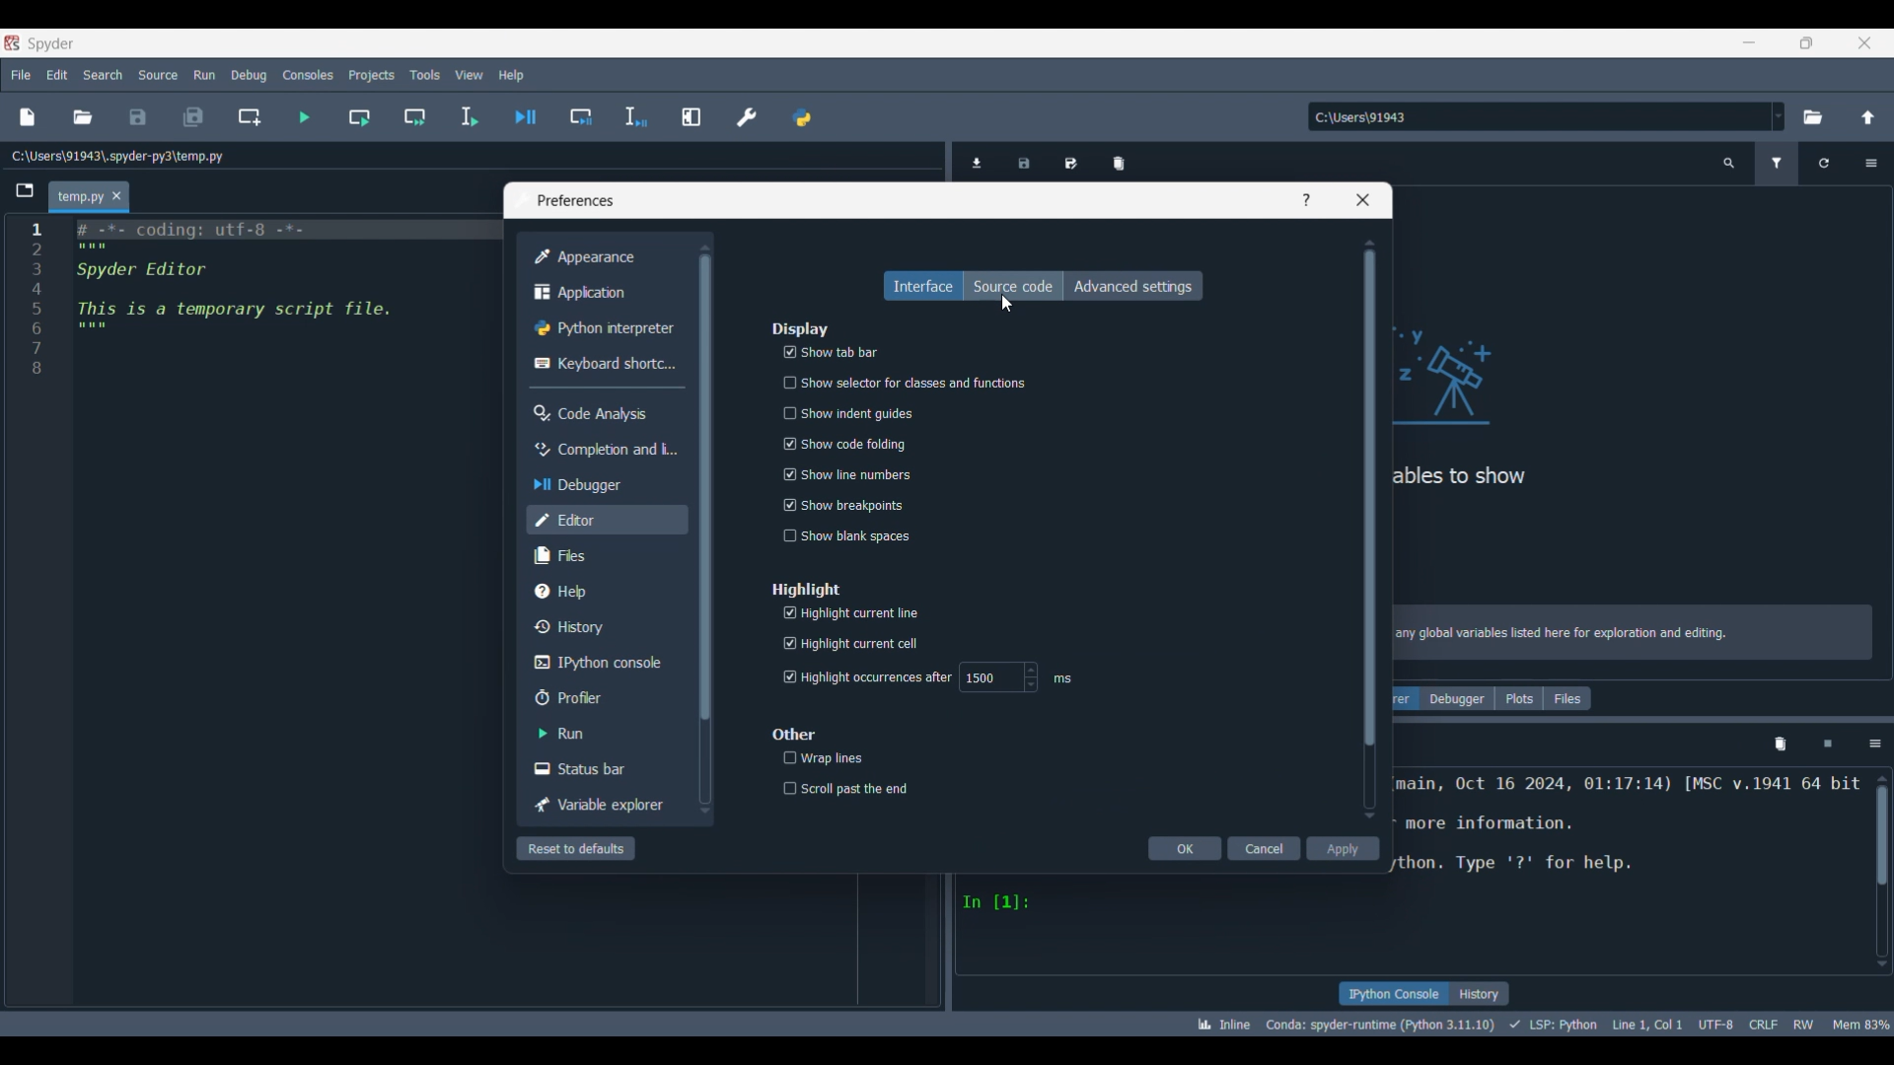 The height and width of the screenshot is (1065, 1894). What do you see at coordinates (57, 75) in the screenshot?
I see `Edit menu` at bounding box center [57, 75].